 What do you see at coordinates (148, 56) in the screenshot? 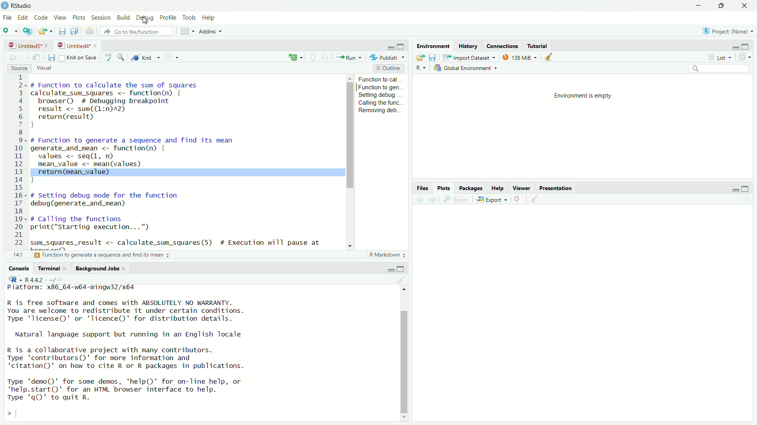
I see `knit` at bounding box center [148, 56].